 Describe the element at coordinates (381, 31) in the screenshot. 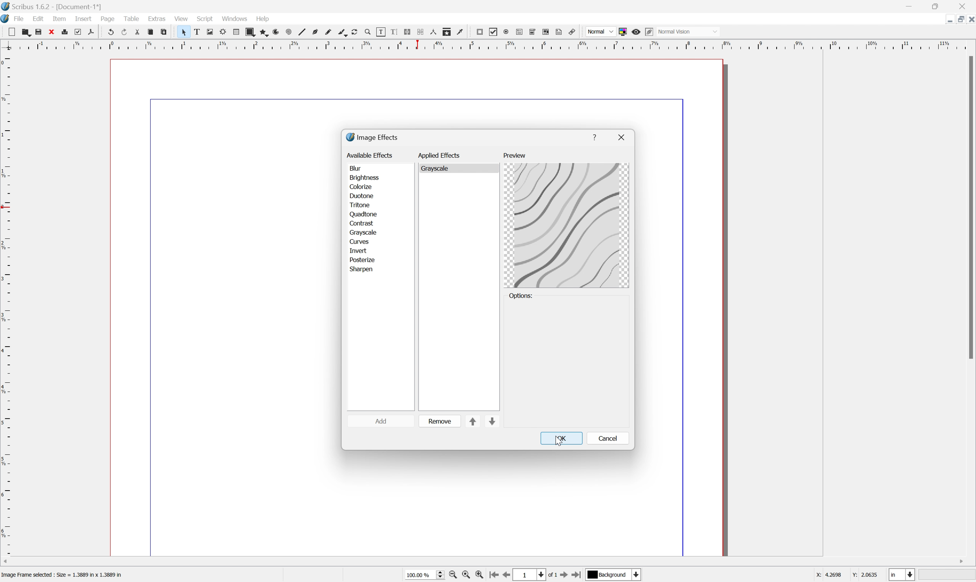

I see `Edit contents of frame` at that location.